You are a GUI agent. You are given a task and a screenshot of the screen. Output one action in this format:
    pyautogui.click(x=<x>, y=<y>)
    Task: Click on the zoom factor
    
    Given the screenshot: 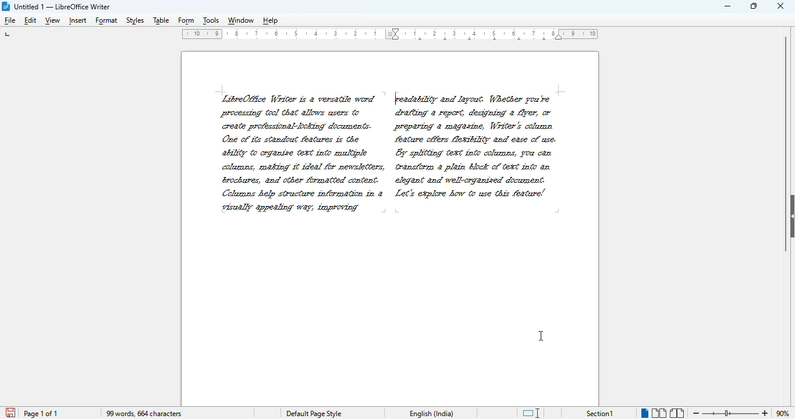 What is the action you would take?
    pyautogui.click(x=783, y=413)
    